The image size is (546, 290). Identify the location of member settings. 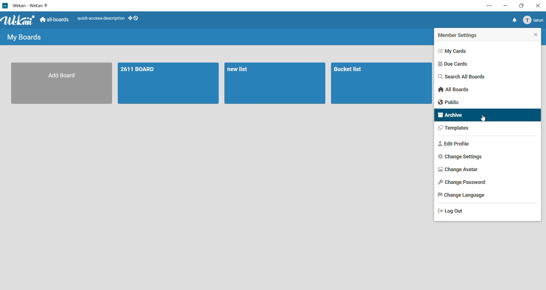
(461, 35).